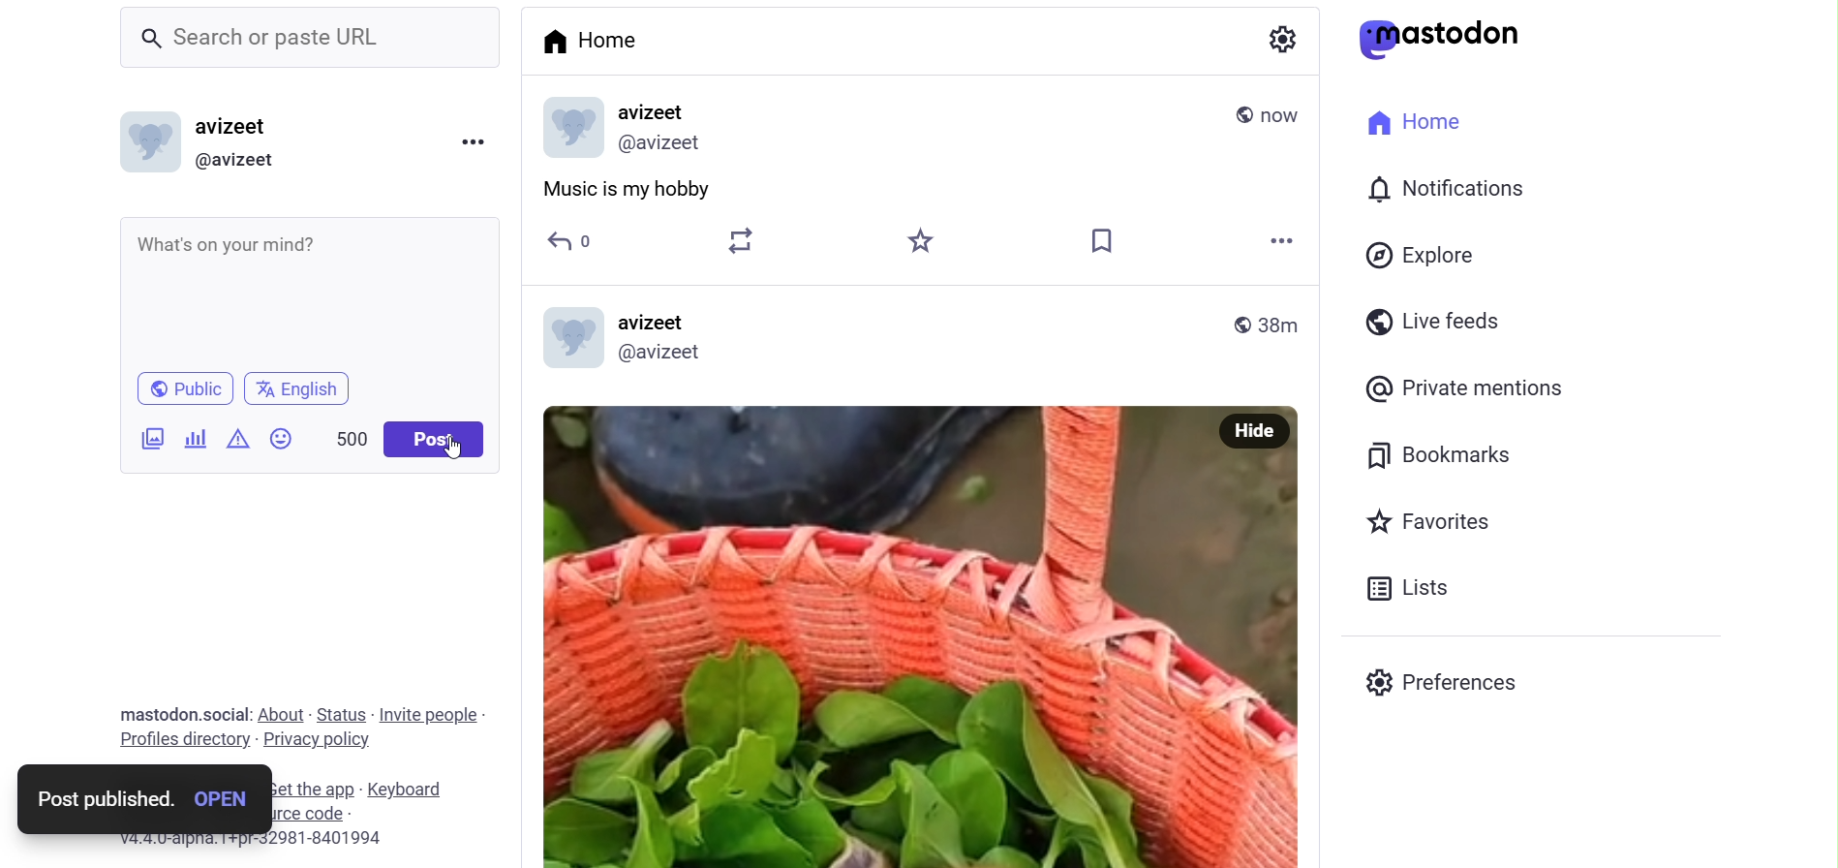 This screenshot has width=1838, height=868. Describe the element at coordinates (280, 713) in the screenshot. I see `About` at that location.